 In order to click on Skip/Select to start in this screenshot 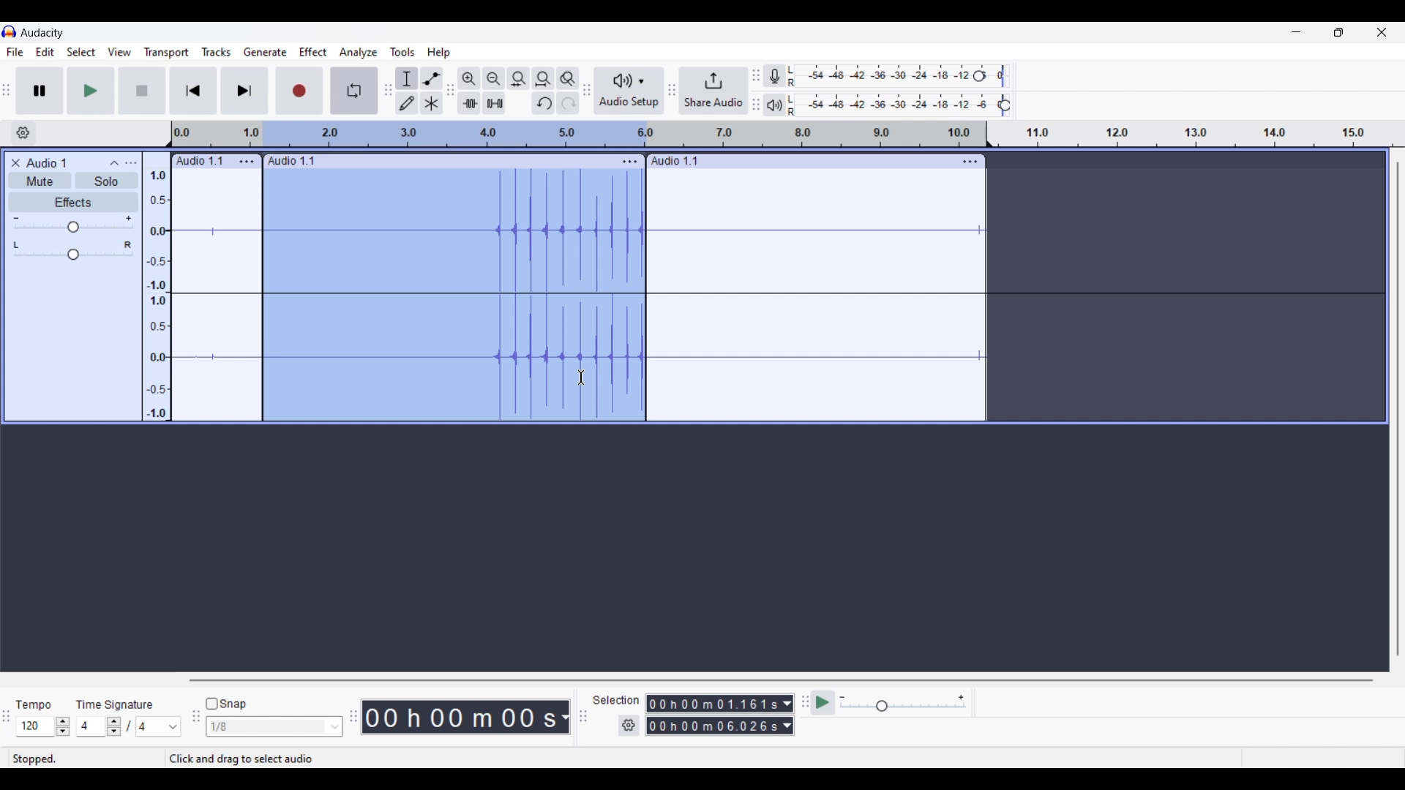, I will do `click(194, 90)`.